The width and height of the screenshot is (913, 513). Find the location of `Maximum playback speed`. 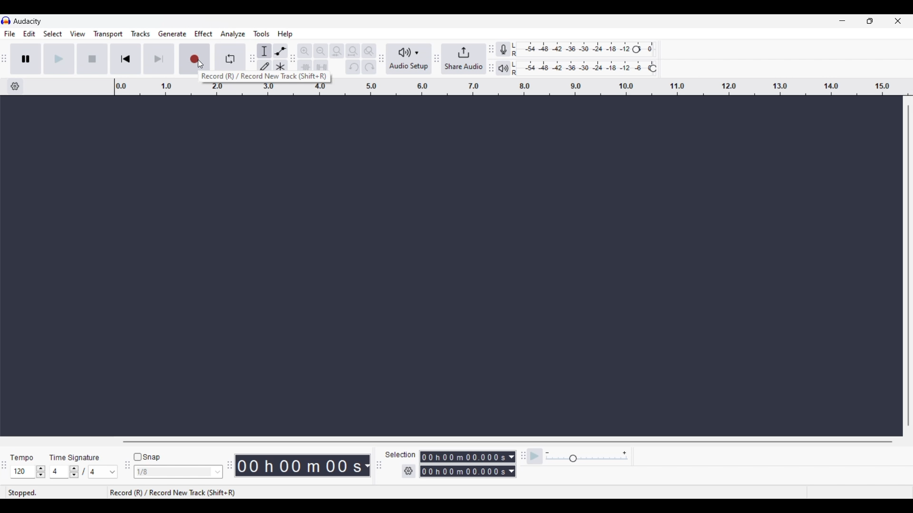

Maximum playback speed is located at coordinates (624, 453).